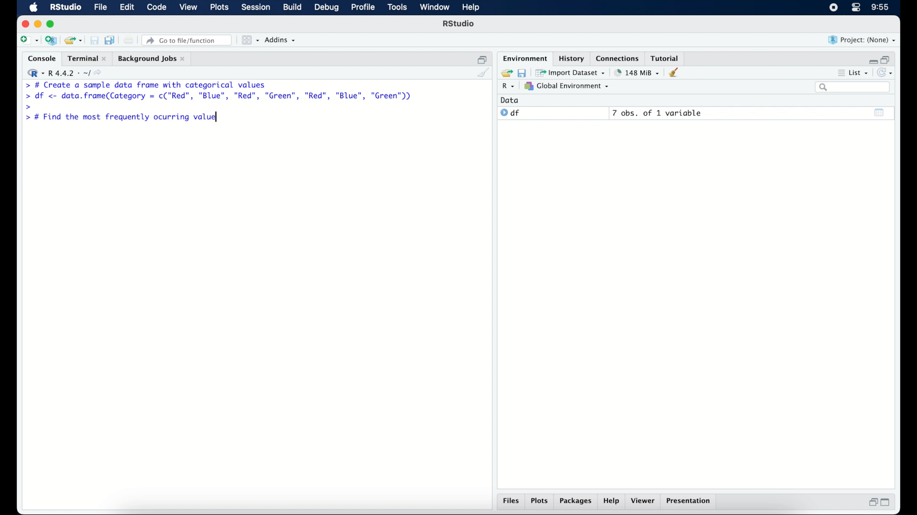 This screenshot has height=515, width=917. Describe the element at coordinates (74, 41) in the screenshot. I see `open an existing project` at that location.